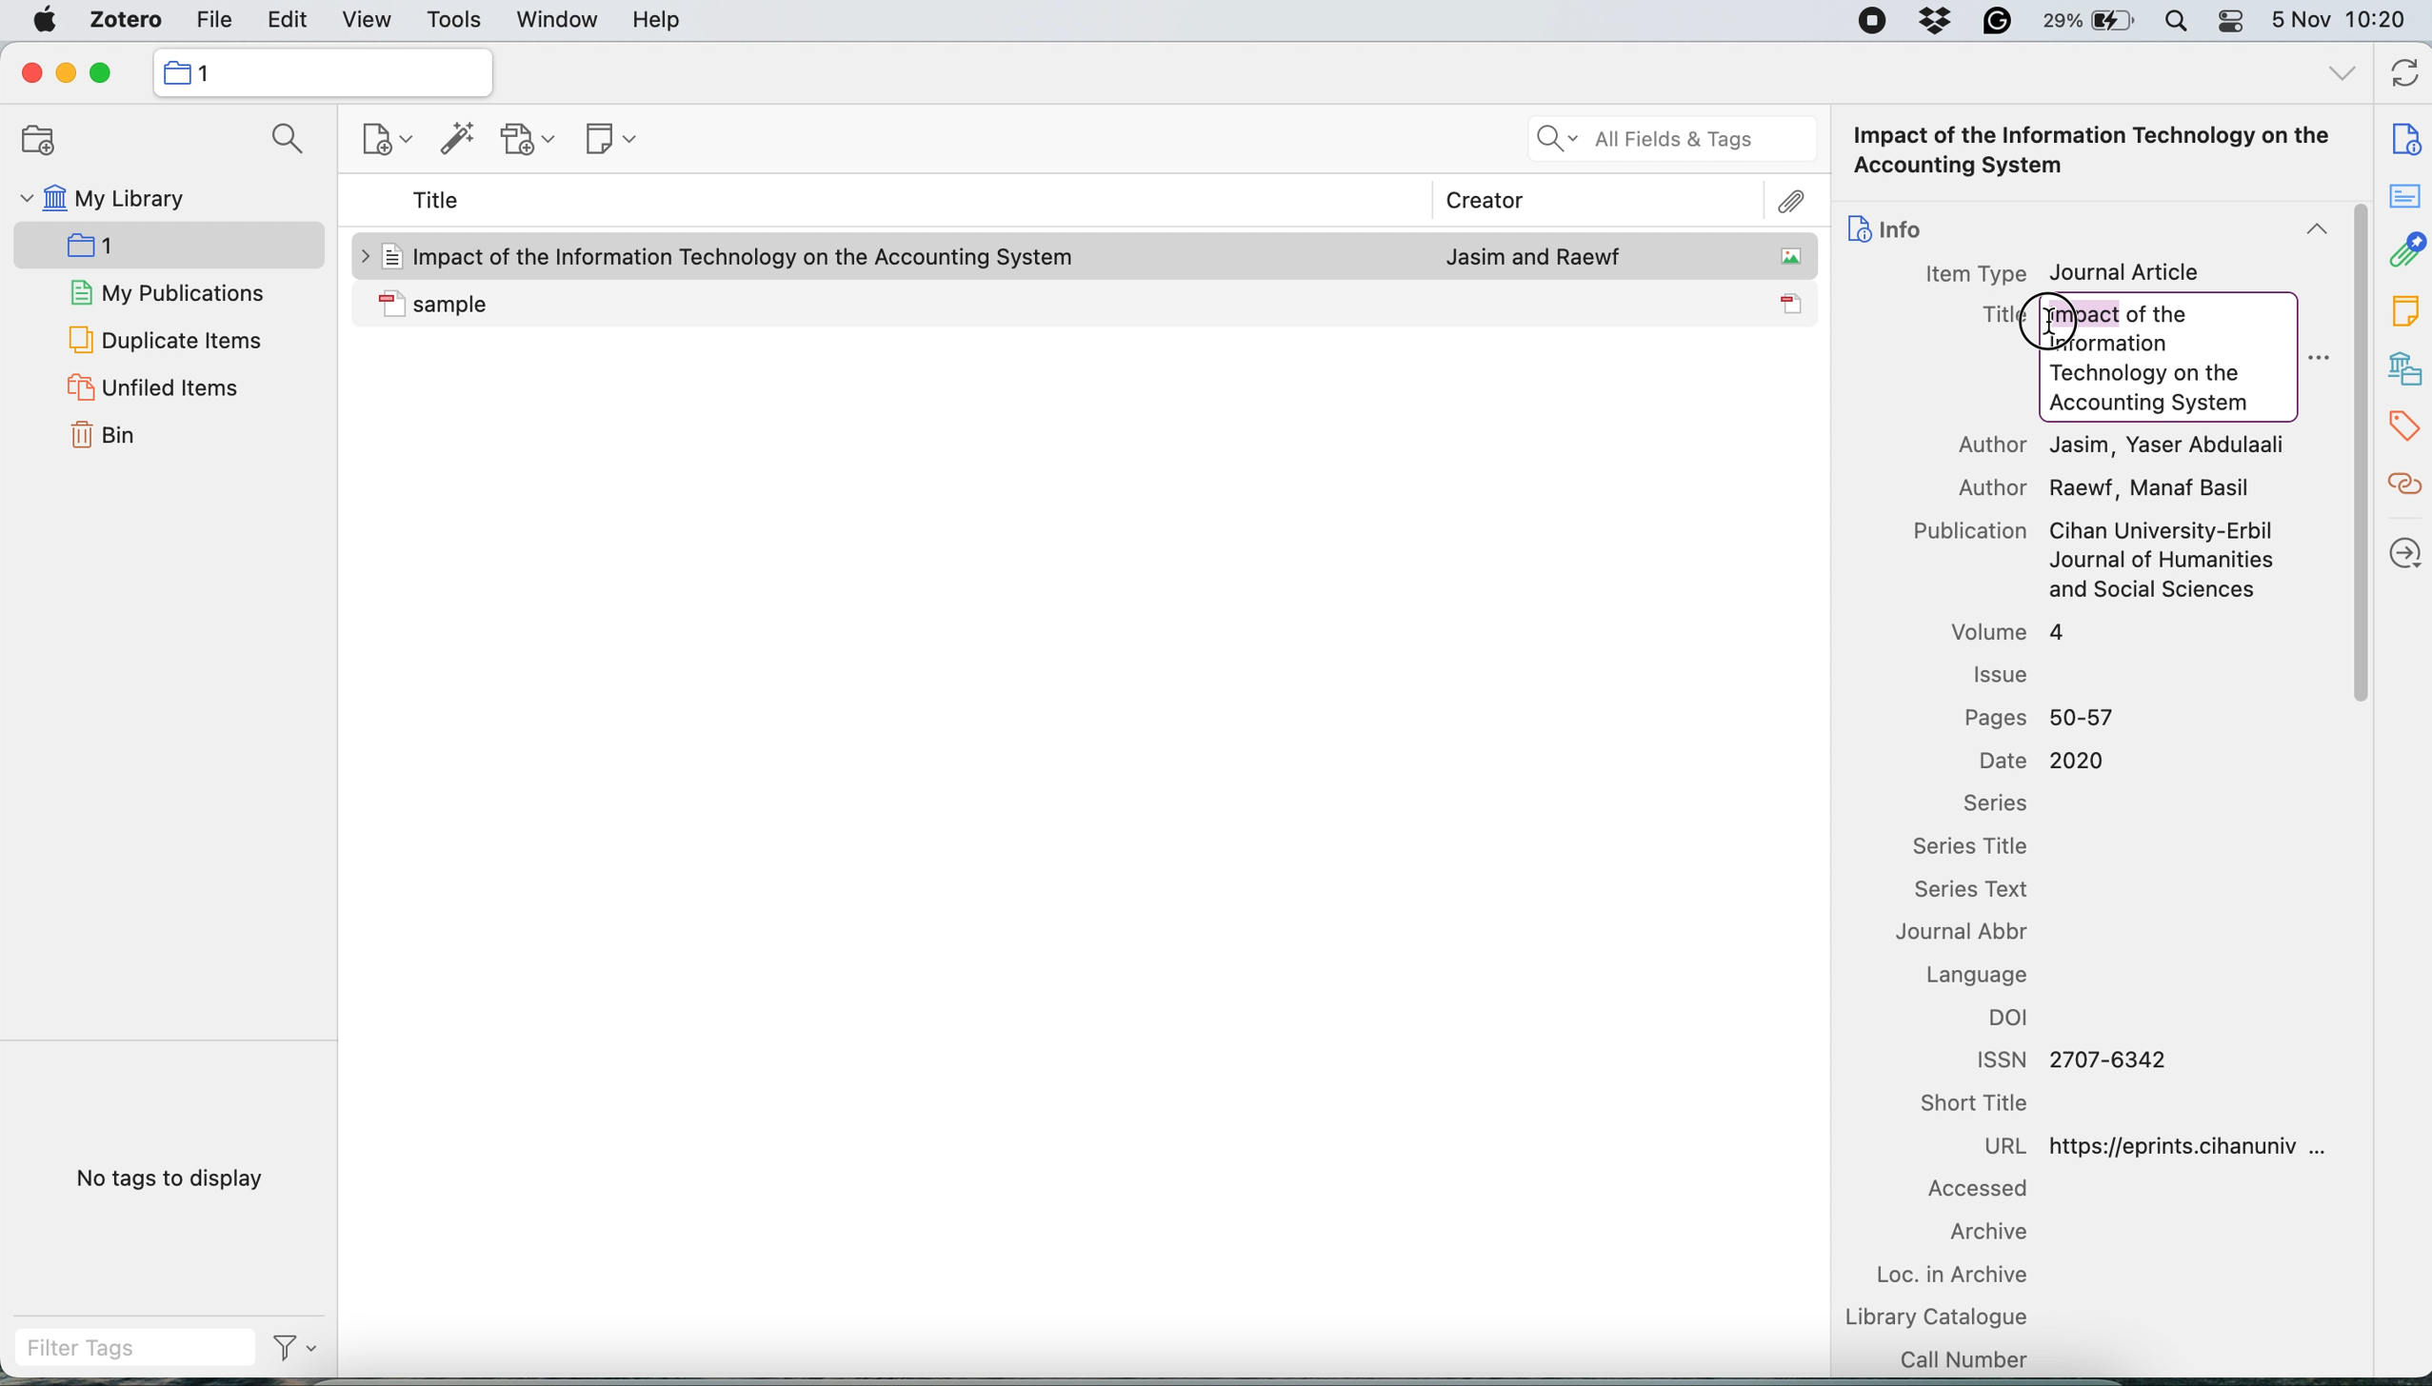 The image size is (2432, 1386). I want to click on help, so click(660, 21).